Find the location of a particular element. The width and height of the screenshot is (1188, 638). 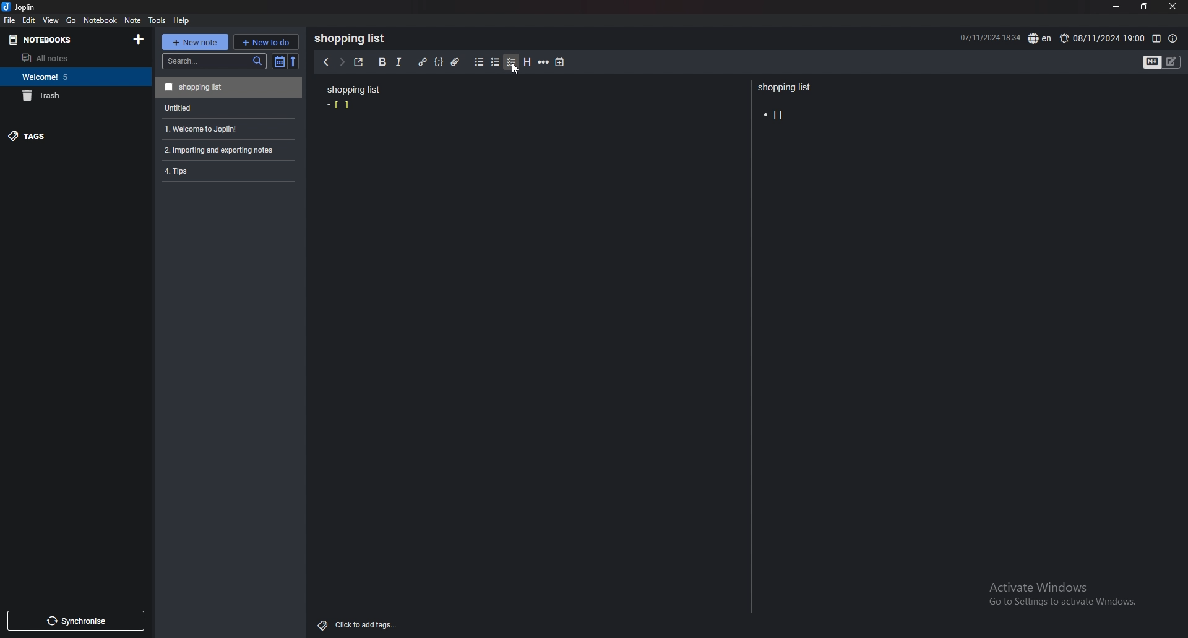

notebook is located at coordinates (101, 20).